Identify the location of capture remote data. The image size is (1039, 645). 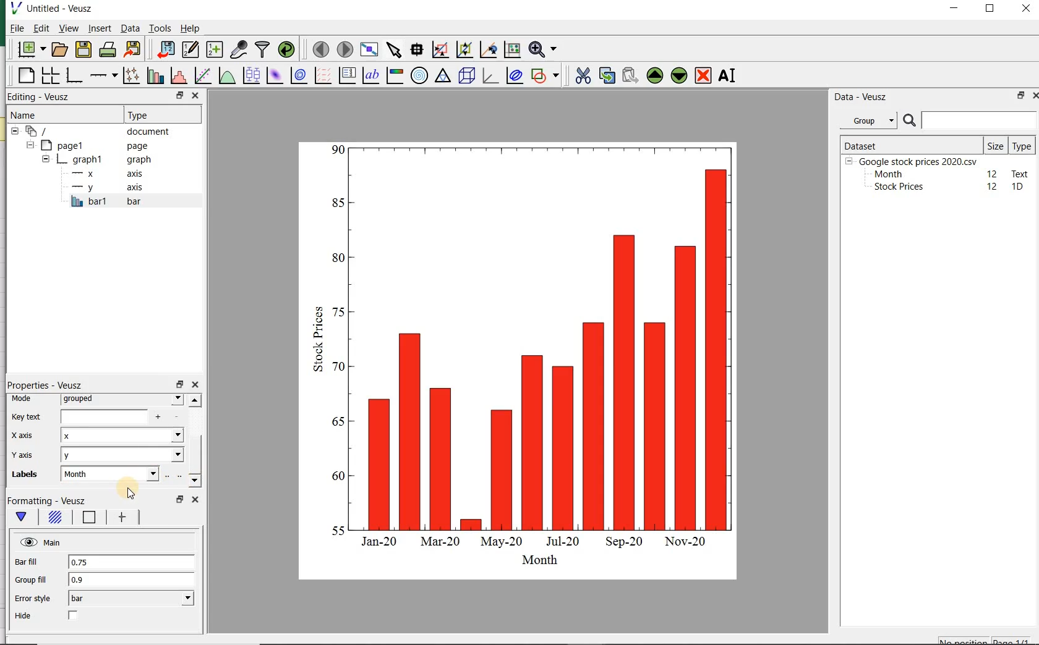
(239, 50).